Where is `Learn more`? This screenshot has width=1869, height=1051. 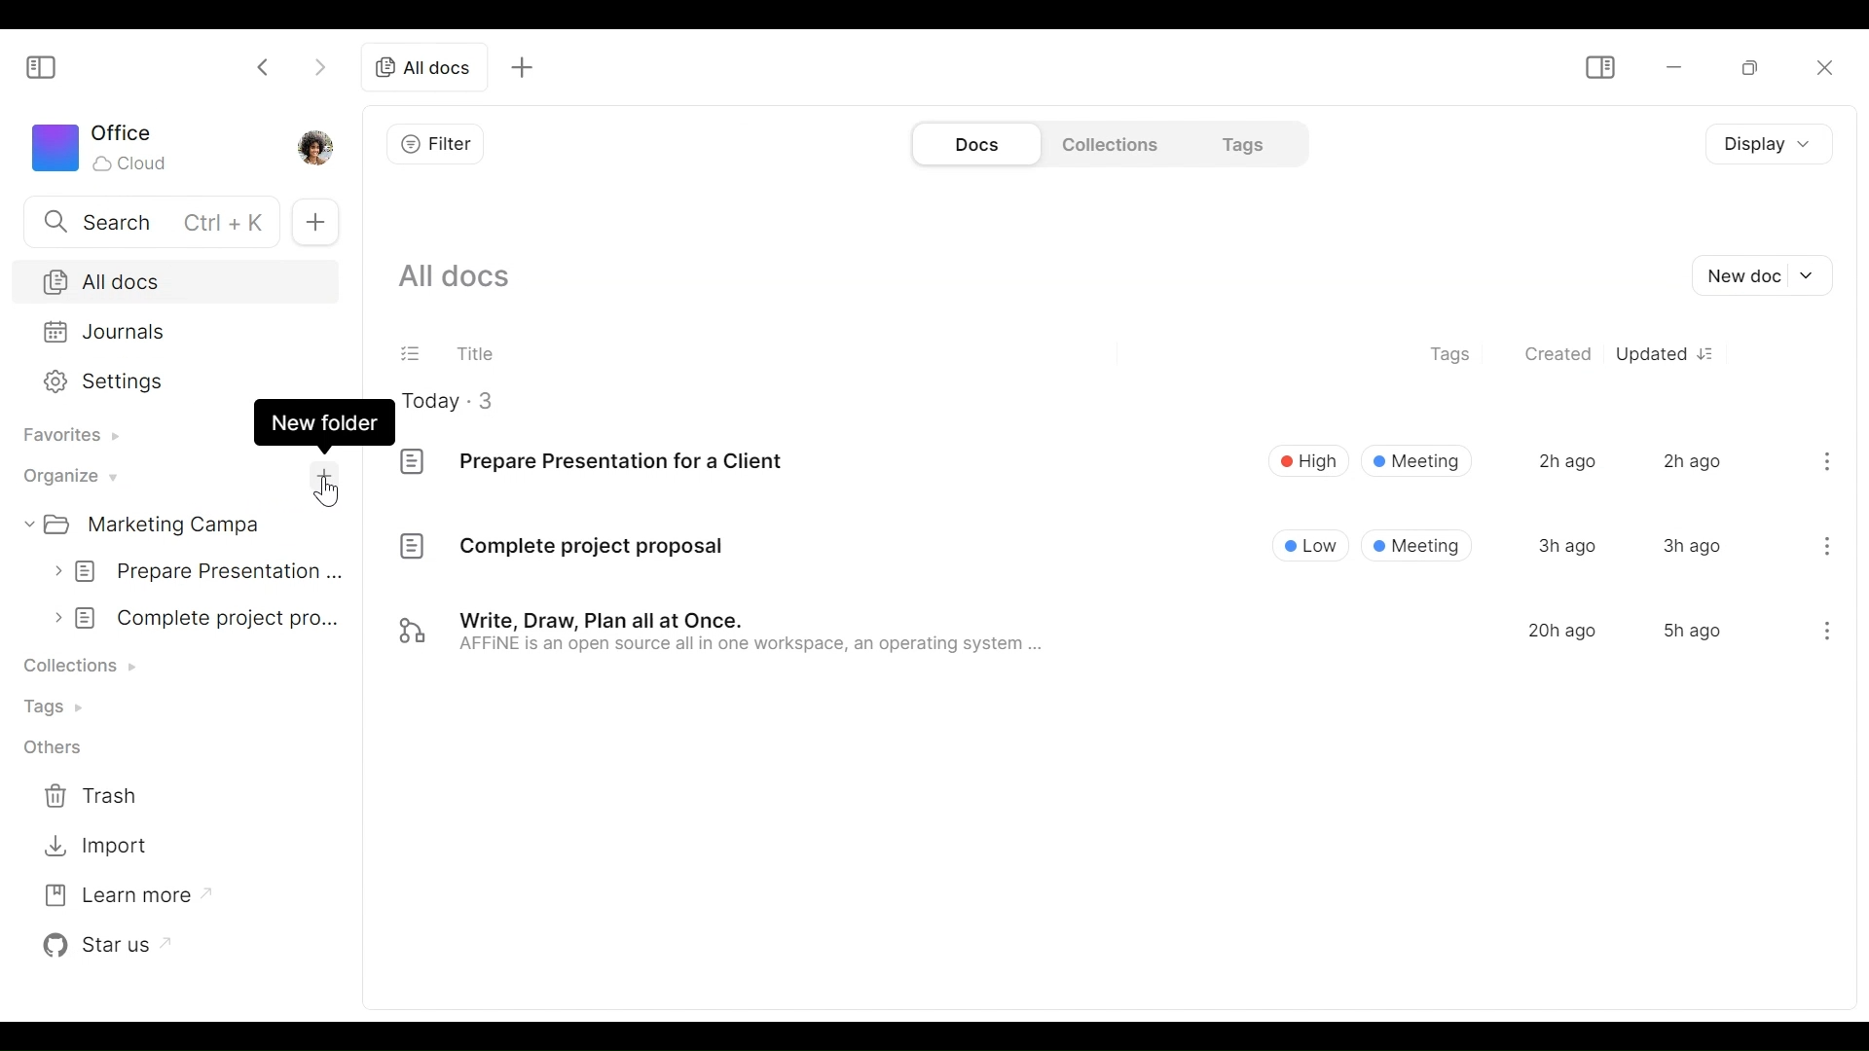
Learn more is located at coordinates (116, 895).